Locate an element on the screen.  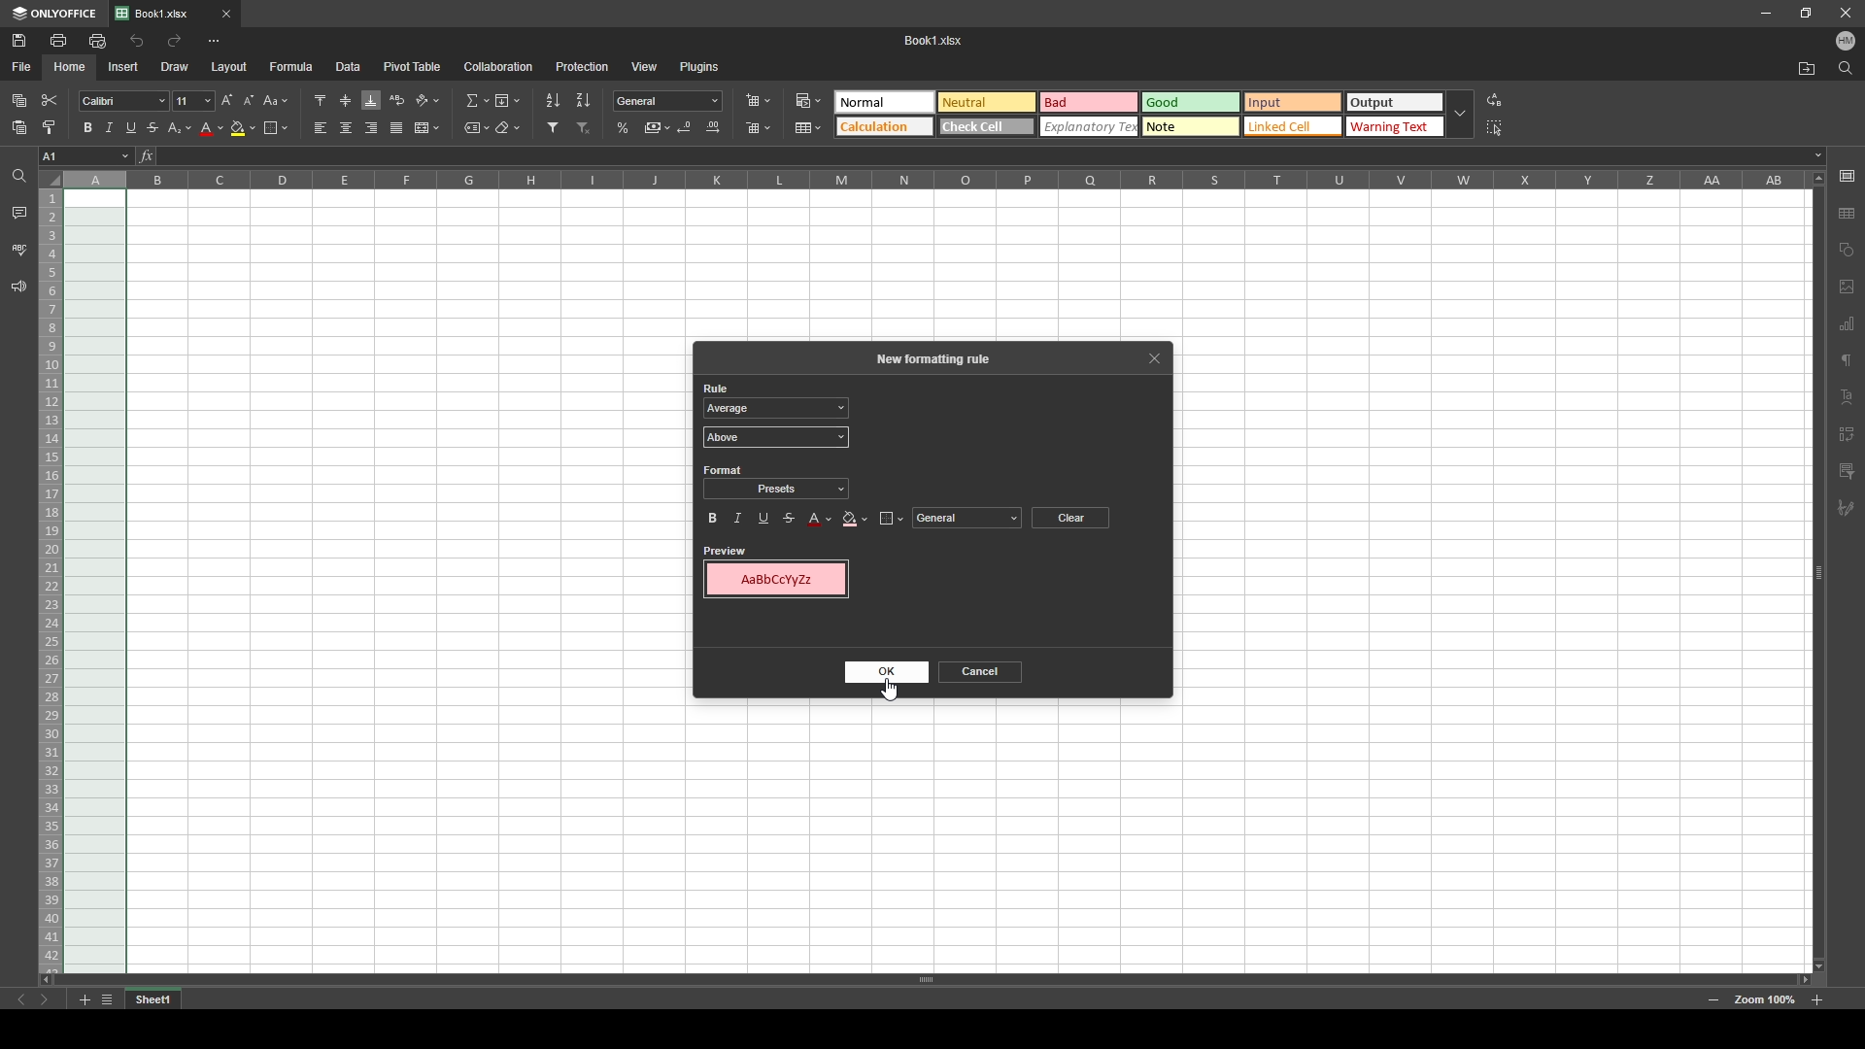
cells is located at coordinates (966, 264).